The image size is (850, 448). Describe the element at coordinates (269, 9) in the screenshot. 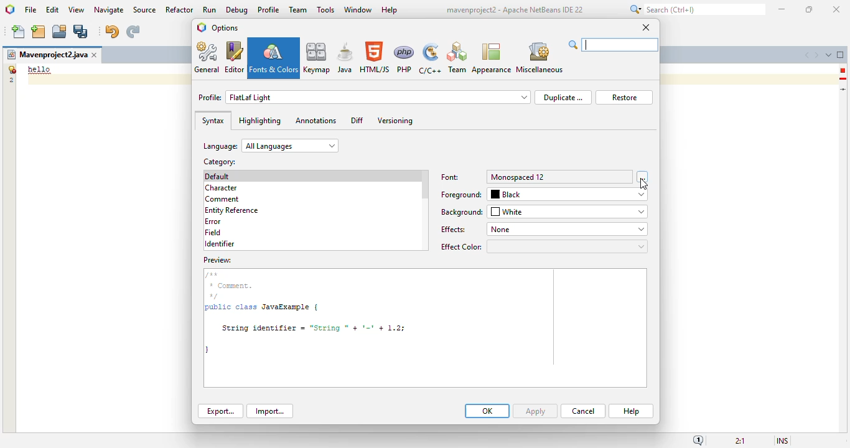

I see `profile` at that location.